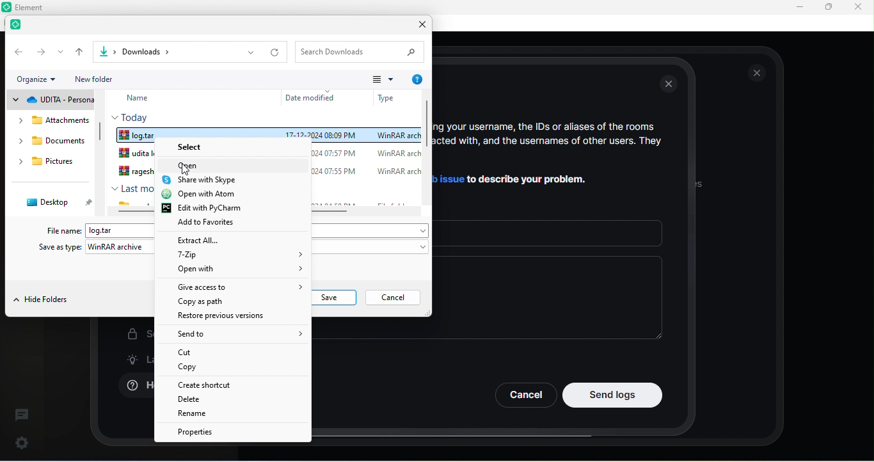  What do you see at coordinates (133, 116) in the screenshot?
I see `Today` at bounding box center [133, 116].